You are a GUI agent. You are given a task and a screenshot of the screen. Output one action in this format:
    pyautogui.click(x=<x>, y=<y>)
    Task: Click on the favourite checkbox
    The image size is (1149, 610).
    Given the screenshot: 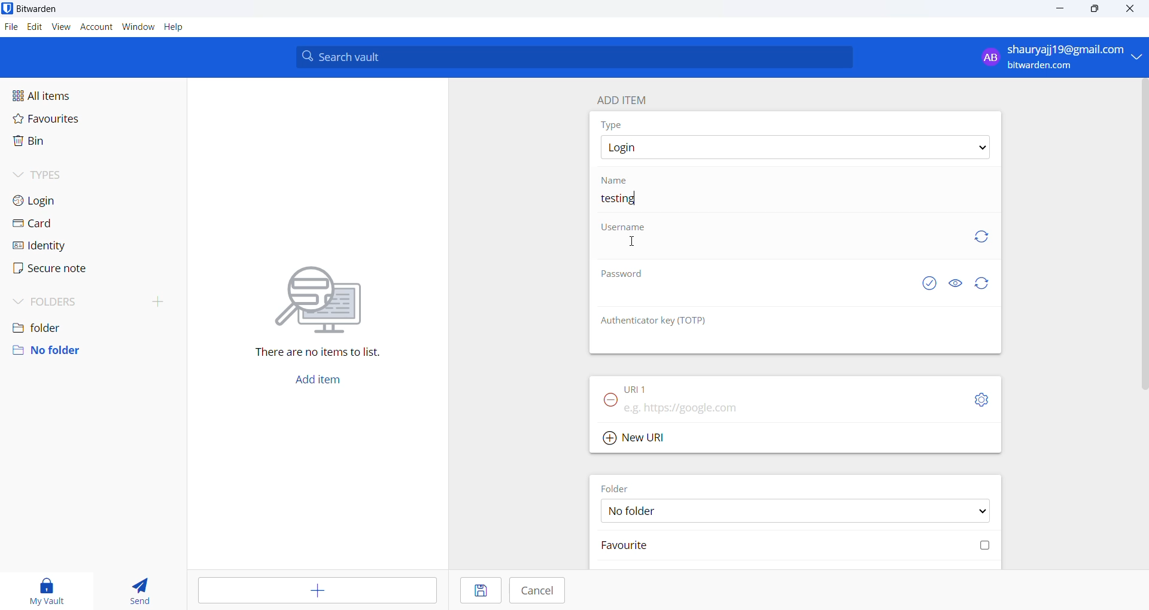 What is the action you would take?
    pyautogui.click(x=798, y=545)
    